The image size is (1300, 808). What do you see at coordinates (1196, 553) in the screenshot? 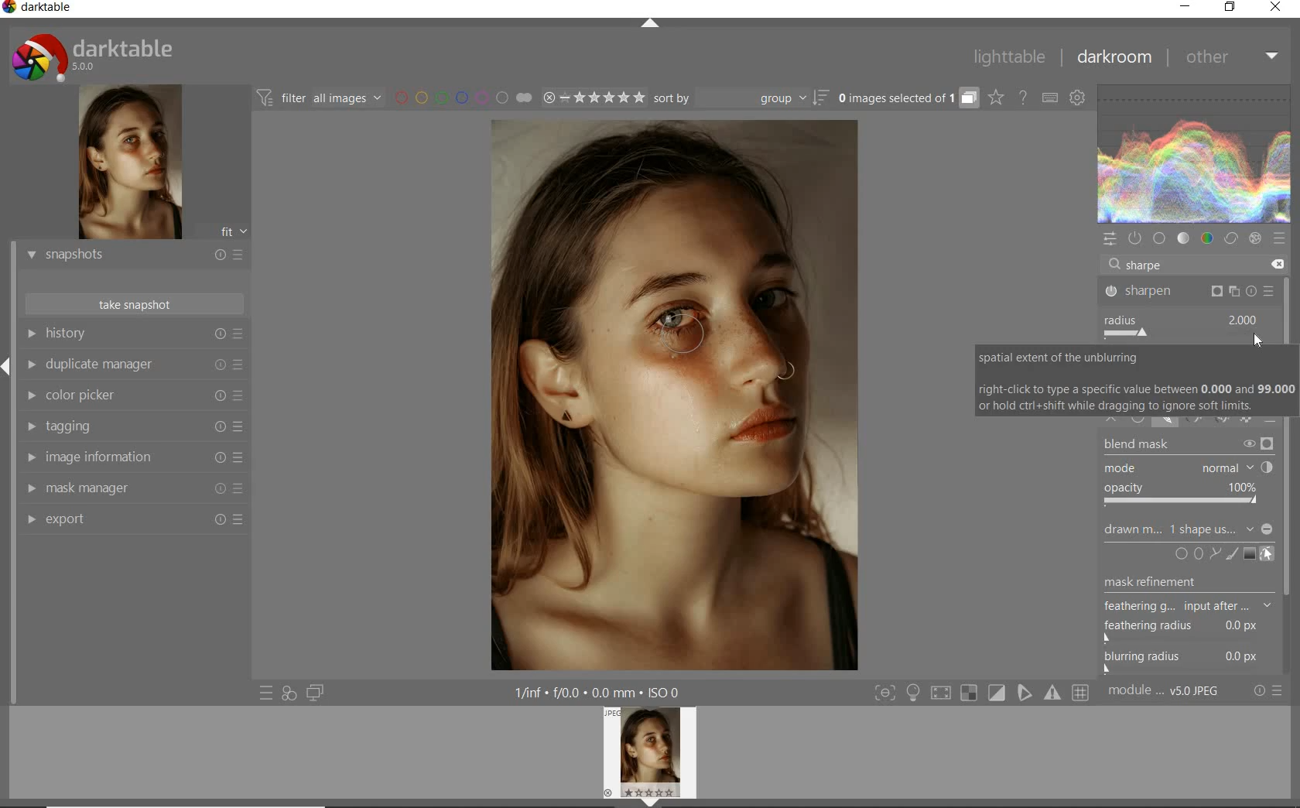
I see `ADD CIRCLE, ELLIPSE, OR ADD PATH` at bounding box center [1196, 553].